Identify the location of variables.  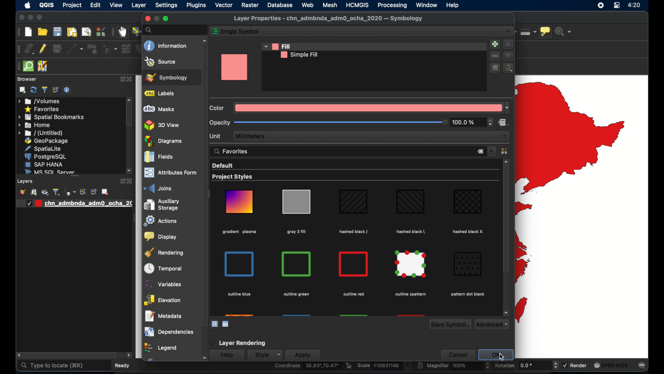
(164, 284).